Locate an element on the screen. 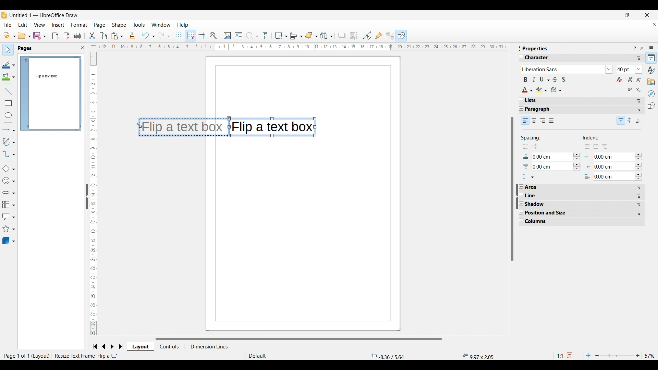 The width and height of the screenshot is (658, 370). Star and banner options is located at coordinates (9, 229).